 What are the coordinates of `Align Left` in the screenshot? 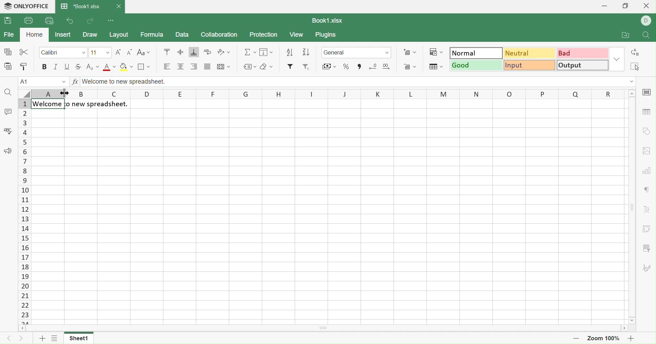 It's located at (167, 66).